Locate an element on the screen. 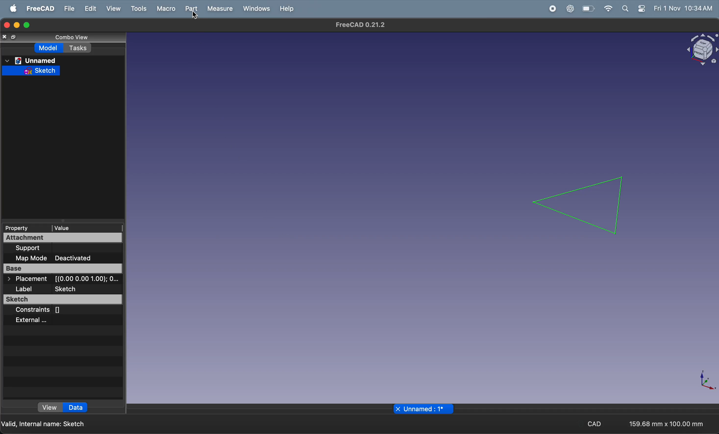 The image size is (719, 434). apple menu is located at coordinates (14, 8).